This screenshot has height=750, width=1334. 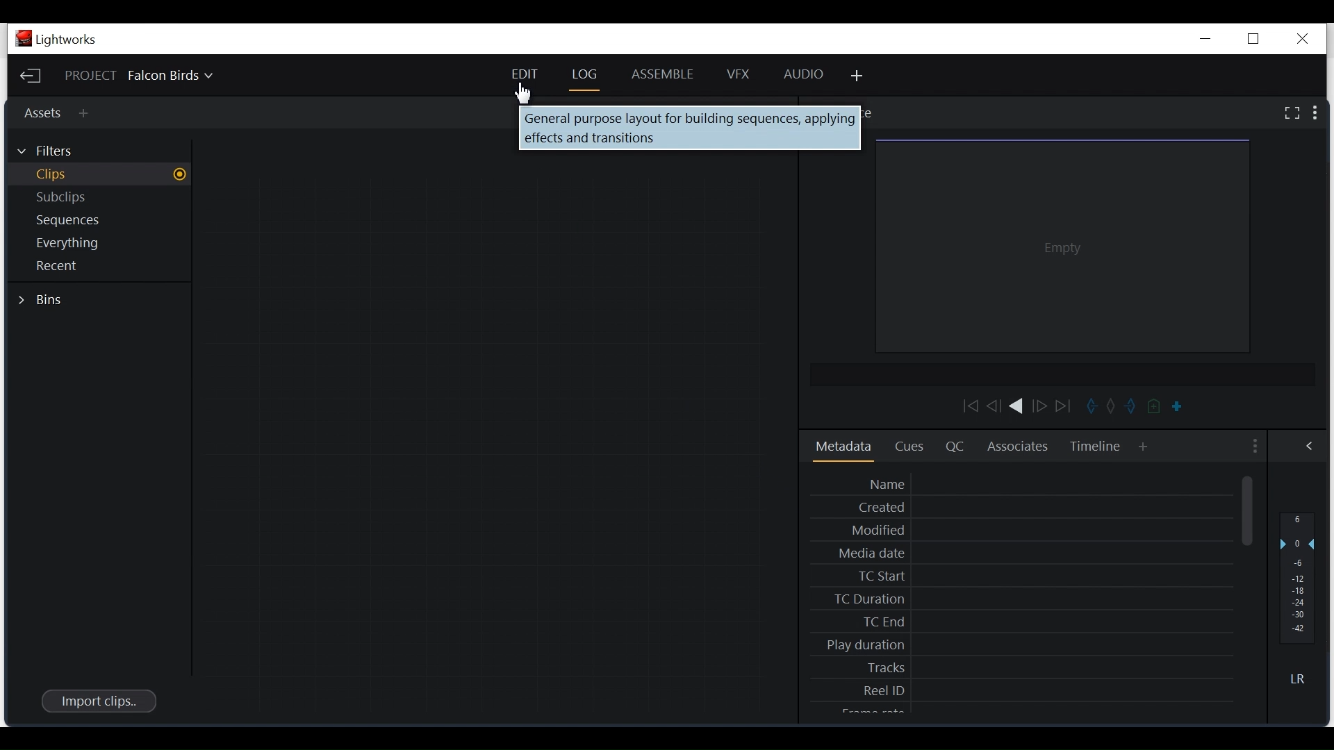 What do you see at coordinates (1123, 407) in the screenshot?
I see `icon` at bounding box center [1123, 407].